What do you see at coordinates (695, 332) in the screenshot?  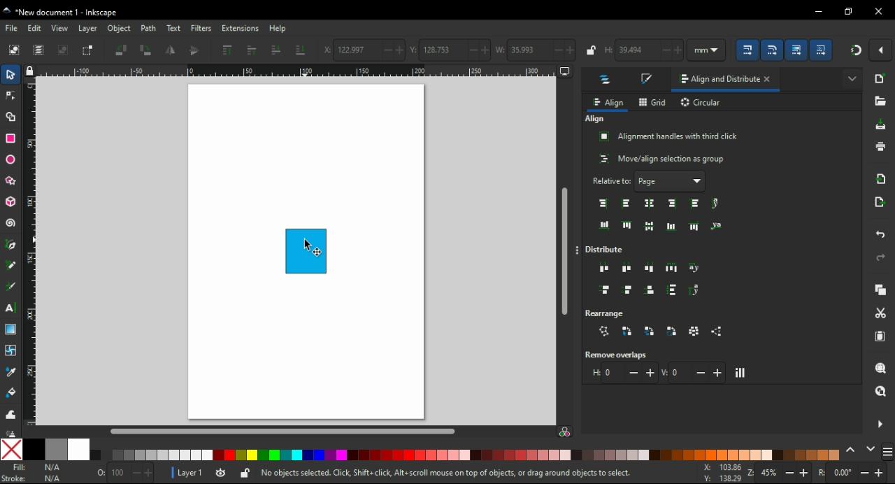 I see `randomize centers in both directions` at bounding box center [695, 332].